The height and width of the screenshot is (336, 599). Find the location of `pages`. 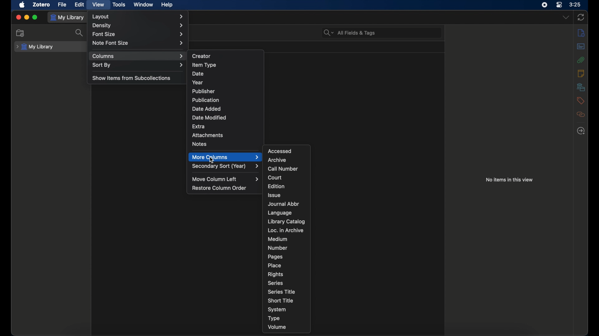

pages is located at coordinates (275, 257).